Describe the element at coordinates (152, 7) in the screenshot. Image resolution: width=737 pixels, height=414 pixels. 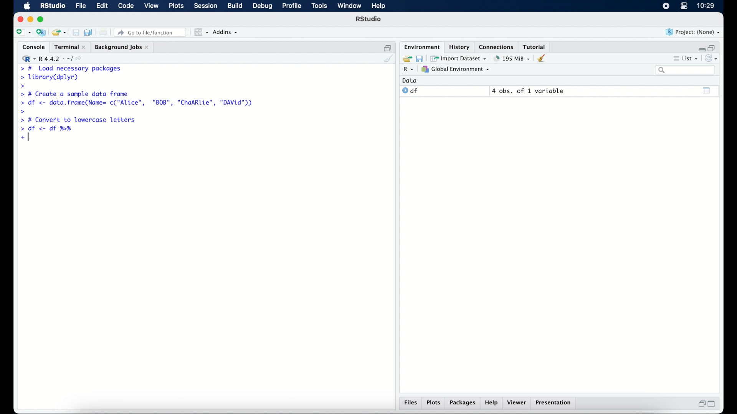
I see `view` at that location.